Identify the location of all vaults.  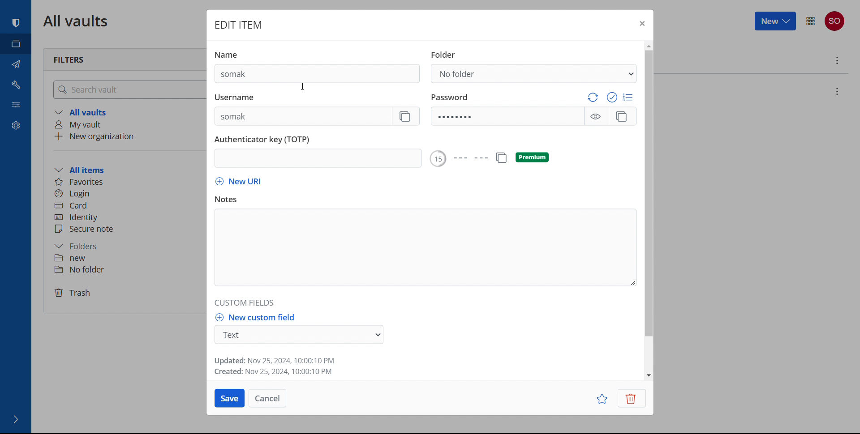
(129, 113).